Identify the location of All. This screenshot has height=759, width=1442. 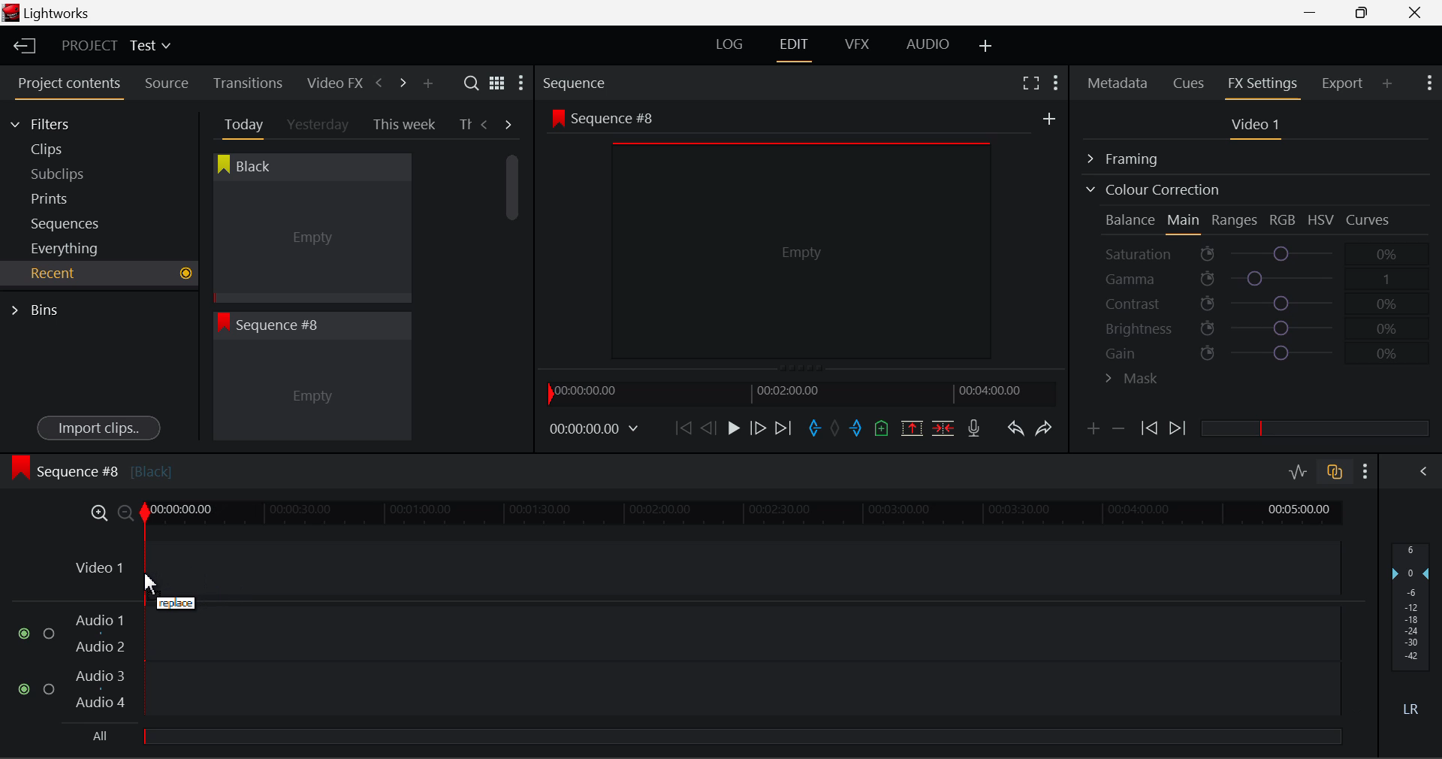
(98, 736).